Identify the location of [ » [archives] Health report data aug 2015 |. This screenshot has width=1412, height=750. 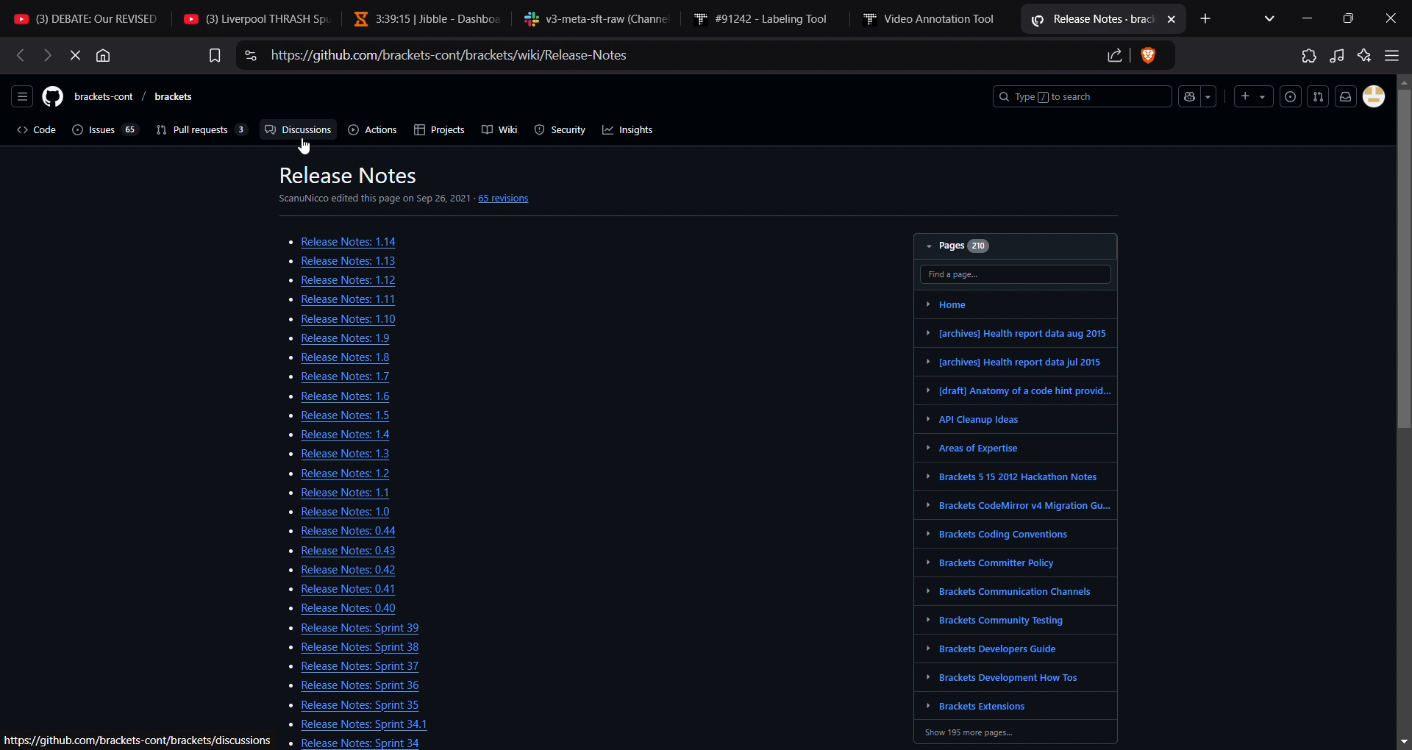
(1022, 331).